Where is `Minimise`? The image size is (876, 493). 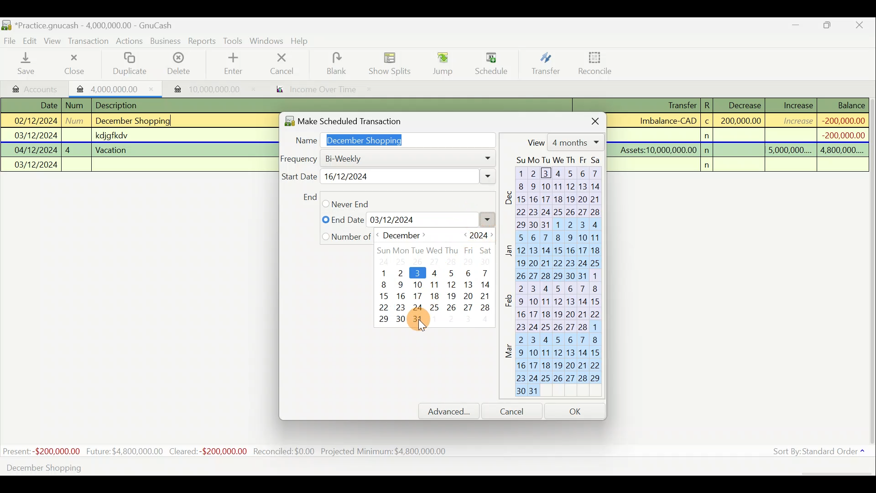 Minimise is located at coordinates (796, 27).